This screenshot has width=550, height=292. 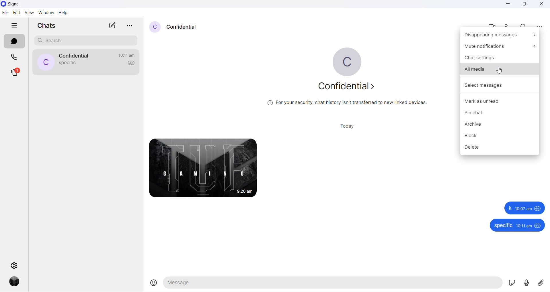 I want to click on close, so click(x=542, y=4).